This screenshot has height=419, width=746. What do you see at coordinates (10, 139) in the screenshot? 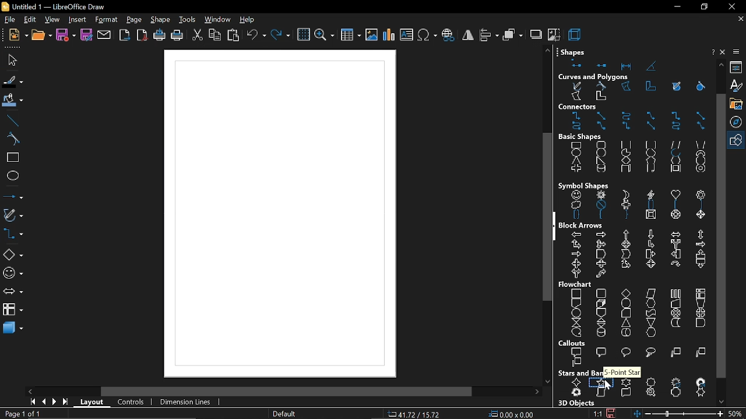
I see `curve` at bounding box center [10, 139].